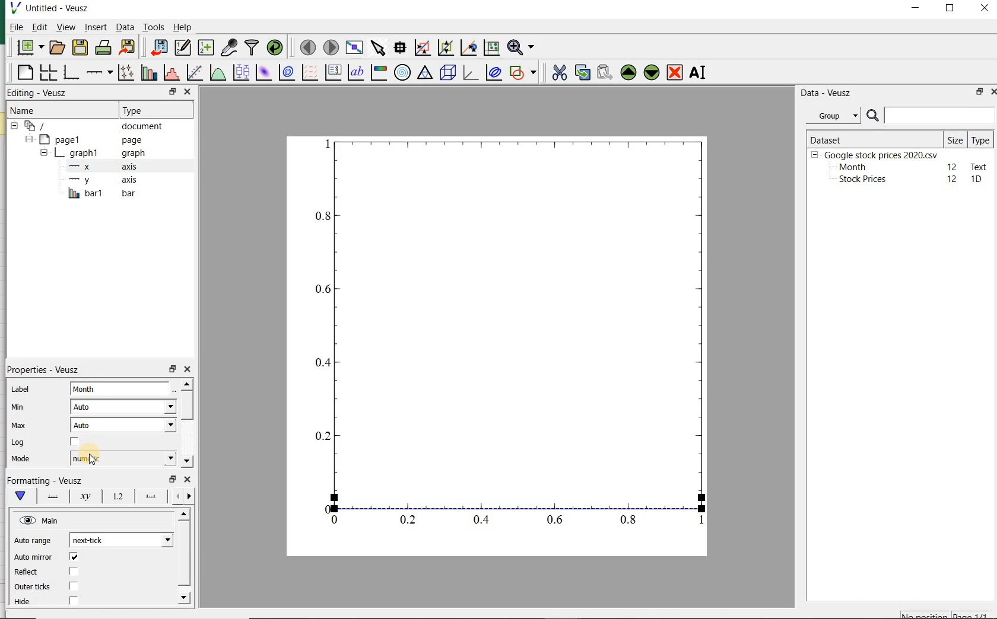 The width and height of the screenshot is (997, 619). What do you see at coordinates (19, 426) in the screenshot?
I see `Max` at bounding box center [19, 426].